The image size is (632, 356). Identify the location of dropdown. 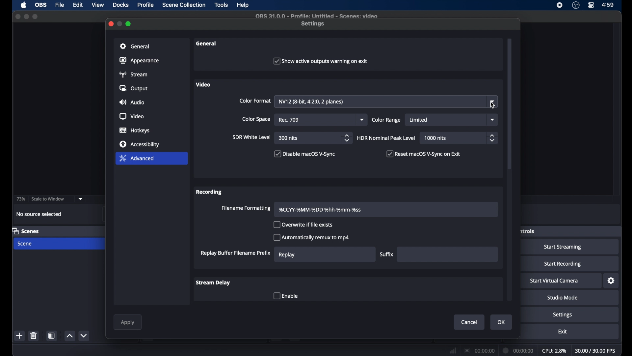
(81, 199).